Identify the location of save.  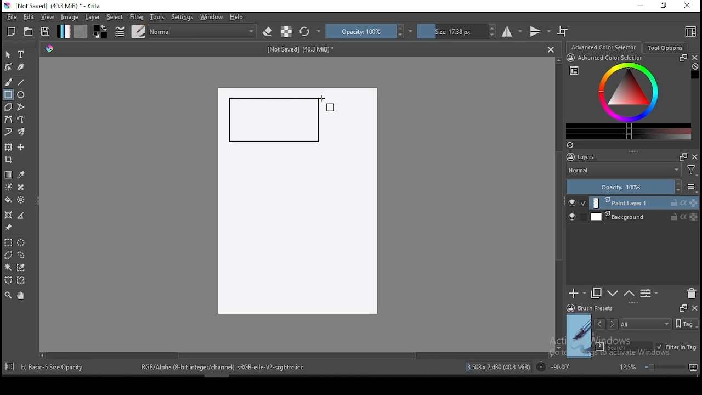
(46, 32).